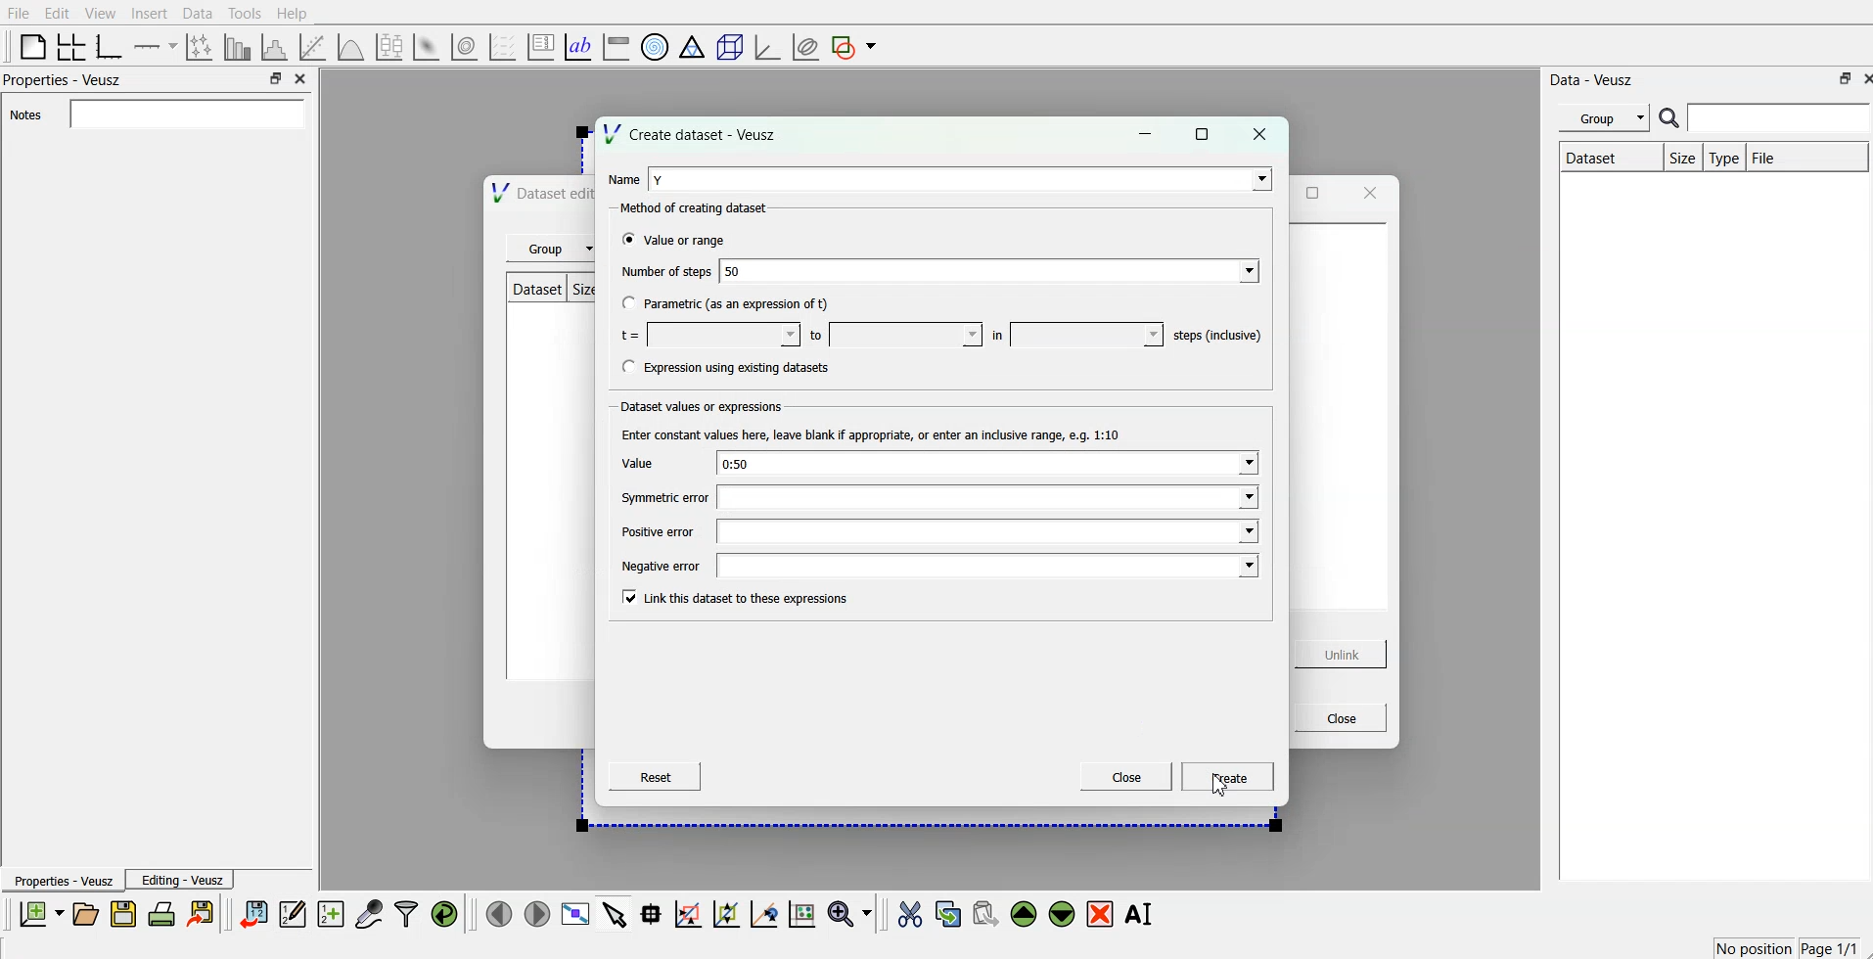 The height and width of the screenshot is (959, 1873). I want to click on Y, so click(962, 178).